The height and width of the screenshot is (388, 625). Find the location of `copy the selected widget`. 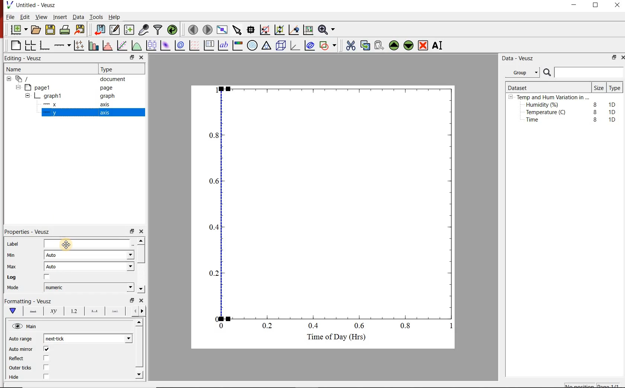

copy the selected widget is located at coordinates (365, 45).